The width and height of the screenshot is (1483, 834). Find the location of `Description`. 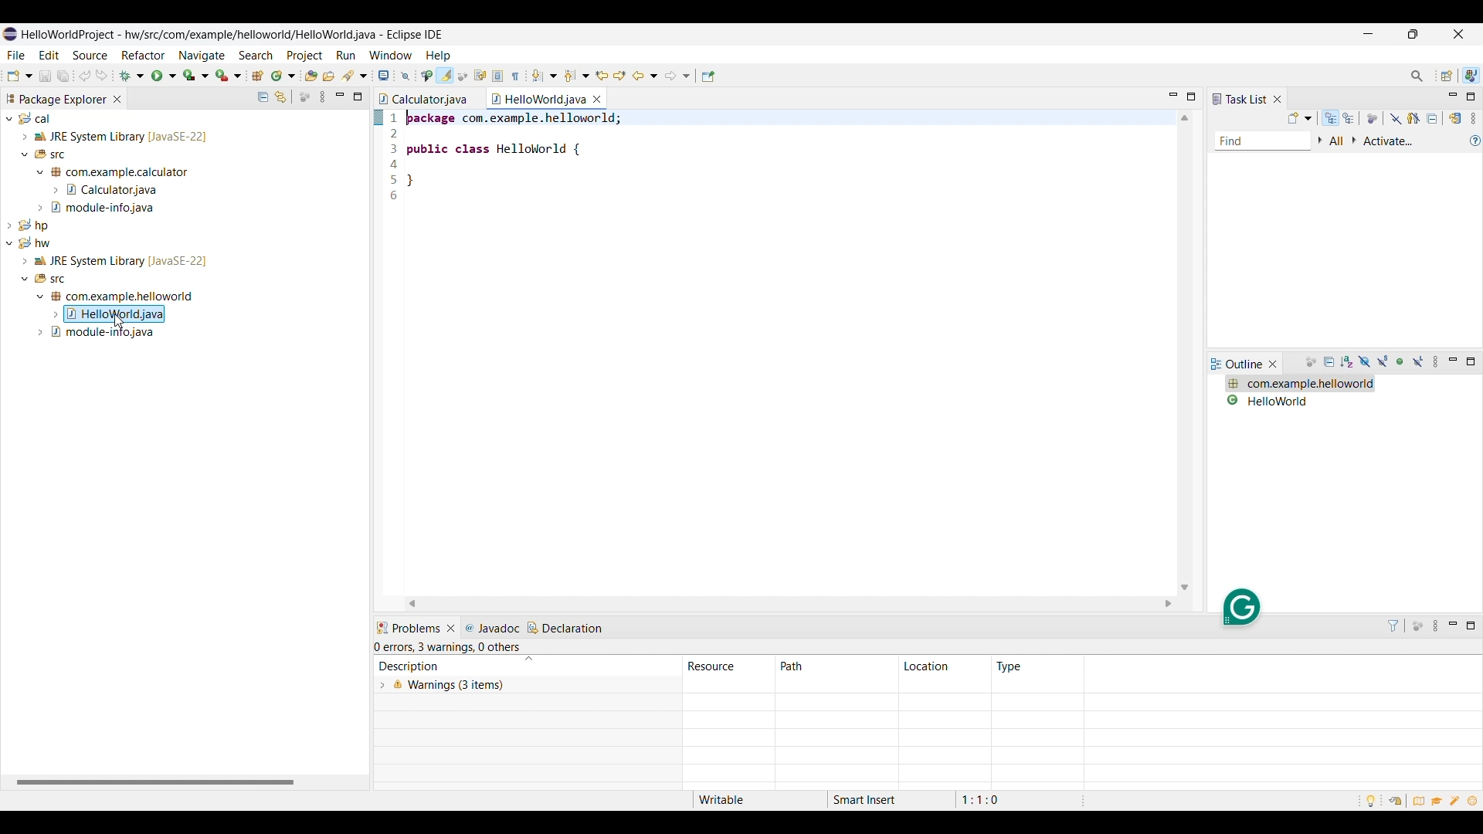

Description is located at coordinates (447, 666).